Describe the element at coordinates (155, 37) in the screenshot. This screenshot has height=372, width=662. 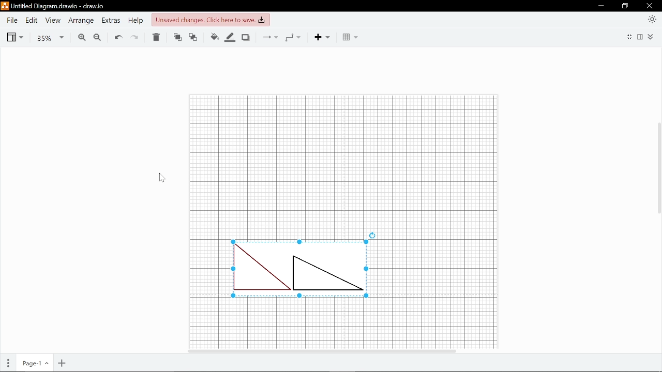
I see `delete` at that location.